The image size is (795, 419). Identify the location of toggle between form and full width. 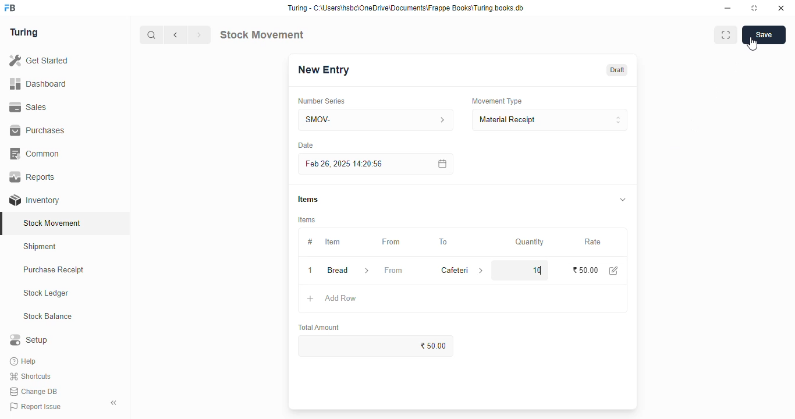
(726, 35).